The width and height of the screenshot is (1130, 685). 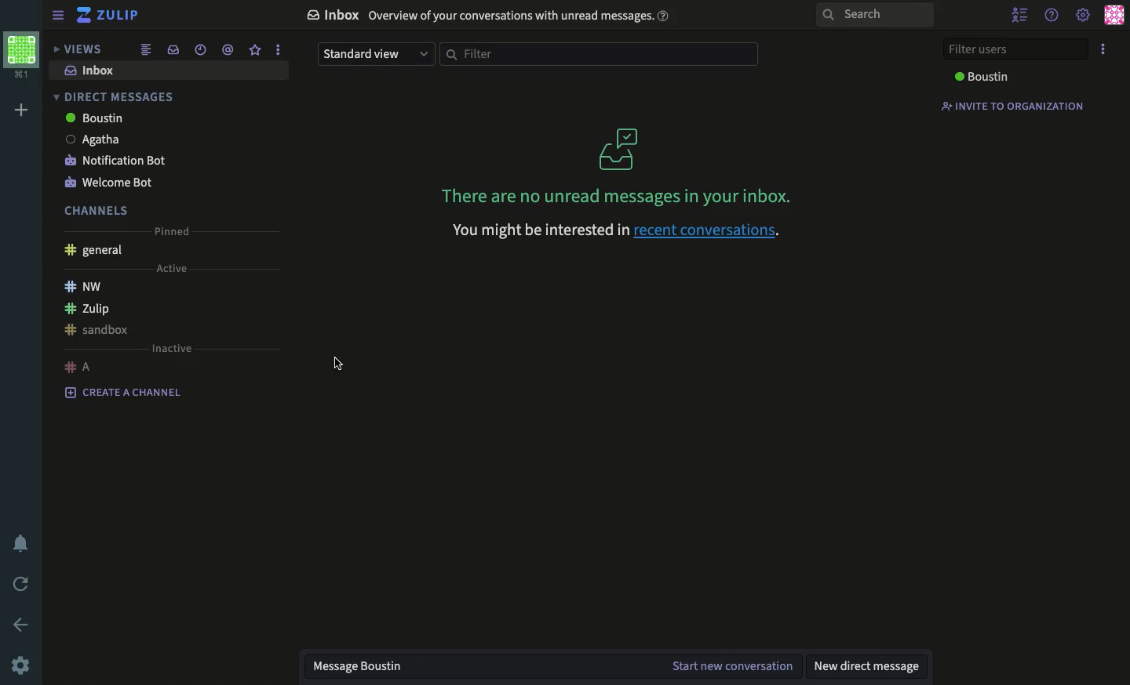 I want to click on inactive, so click(x=173, y=349).